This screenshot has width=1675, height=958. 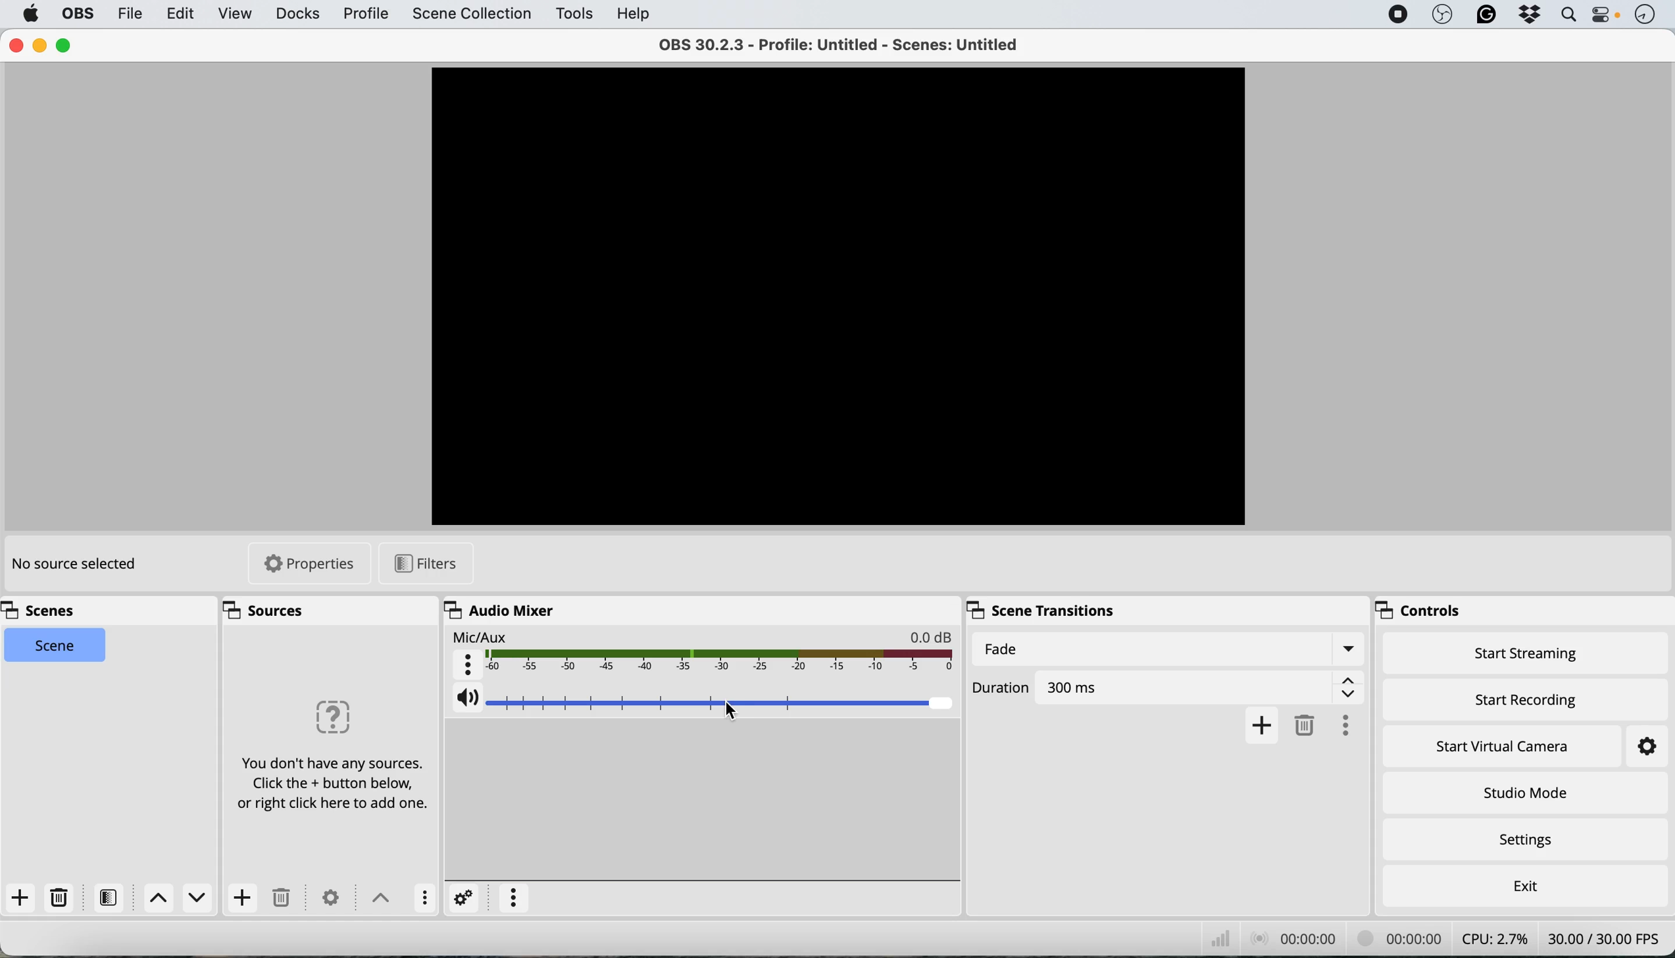 I want to click on obs, so click(x=1440, y=14).